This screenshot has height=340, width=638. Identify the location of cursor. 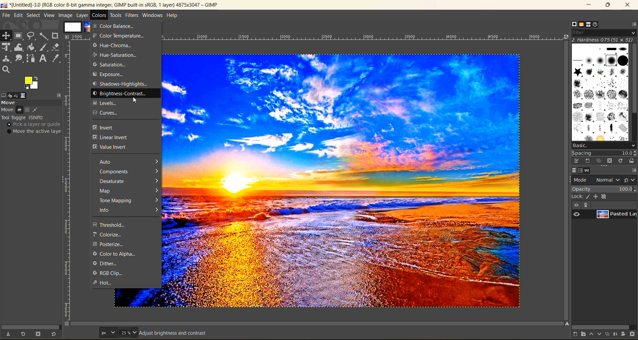
(137, 100).